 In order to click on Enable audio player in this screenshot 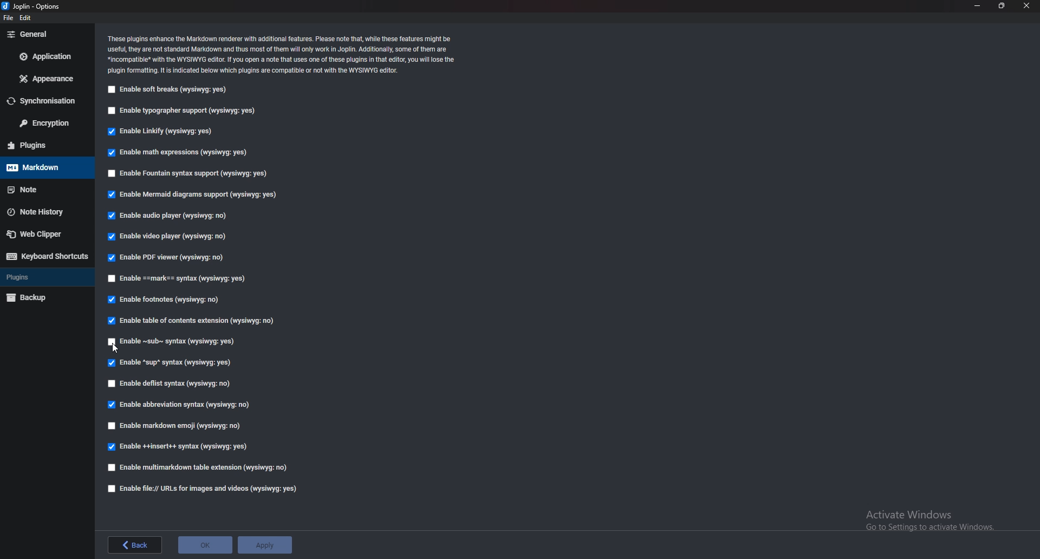, I will do `click(172, 215)`.